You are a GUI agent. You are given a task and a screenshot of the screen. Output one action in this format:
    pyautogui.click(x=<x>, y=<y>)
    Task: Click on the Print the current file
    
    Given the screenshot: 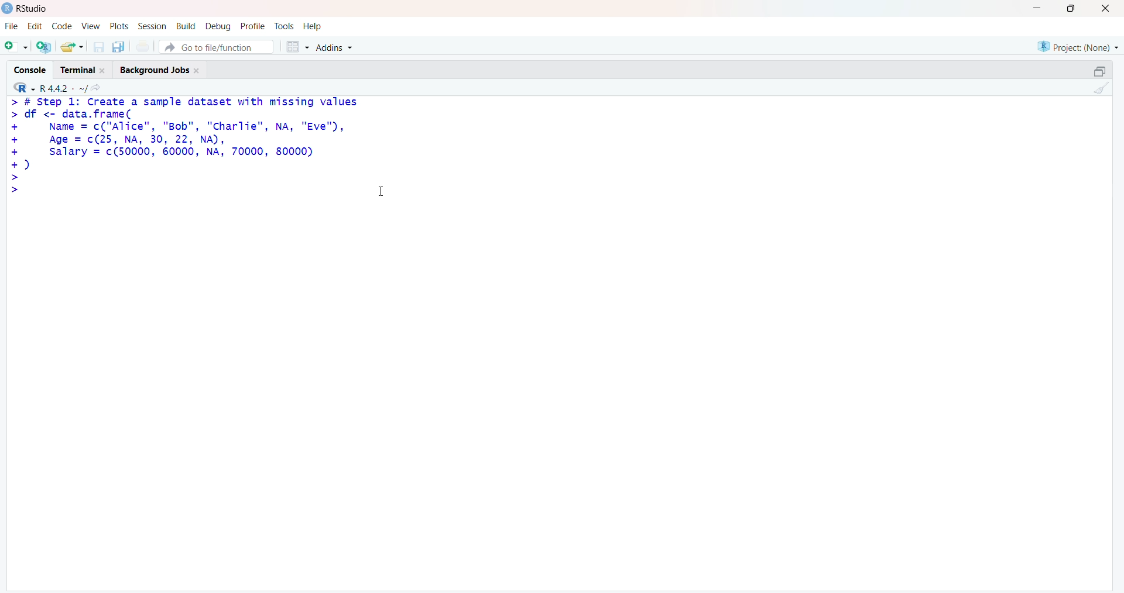 What is the action you would take?
    pyautogui.click(x=144, y=46)
    